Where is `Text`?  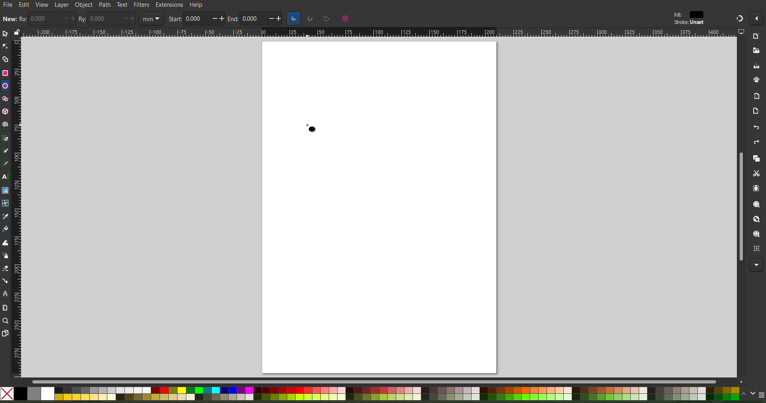
Text is located at coordinates (122, 5).